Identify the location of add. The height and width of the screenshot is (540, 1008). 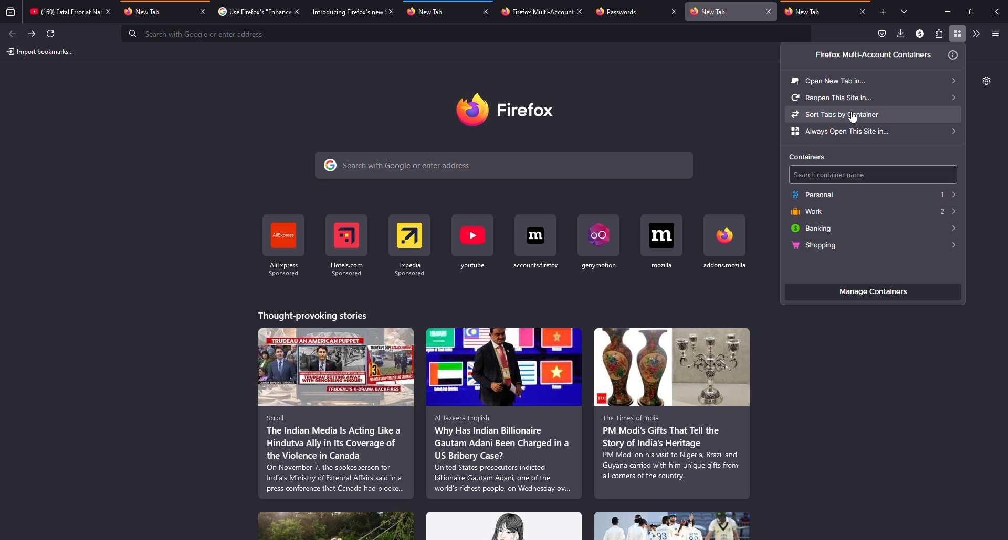
(881, 13).